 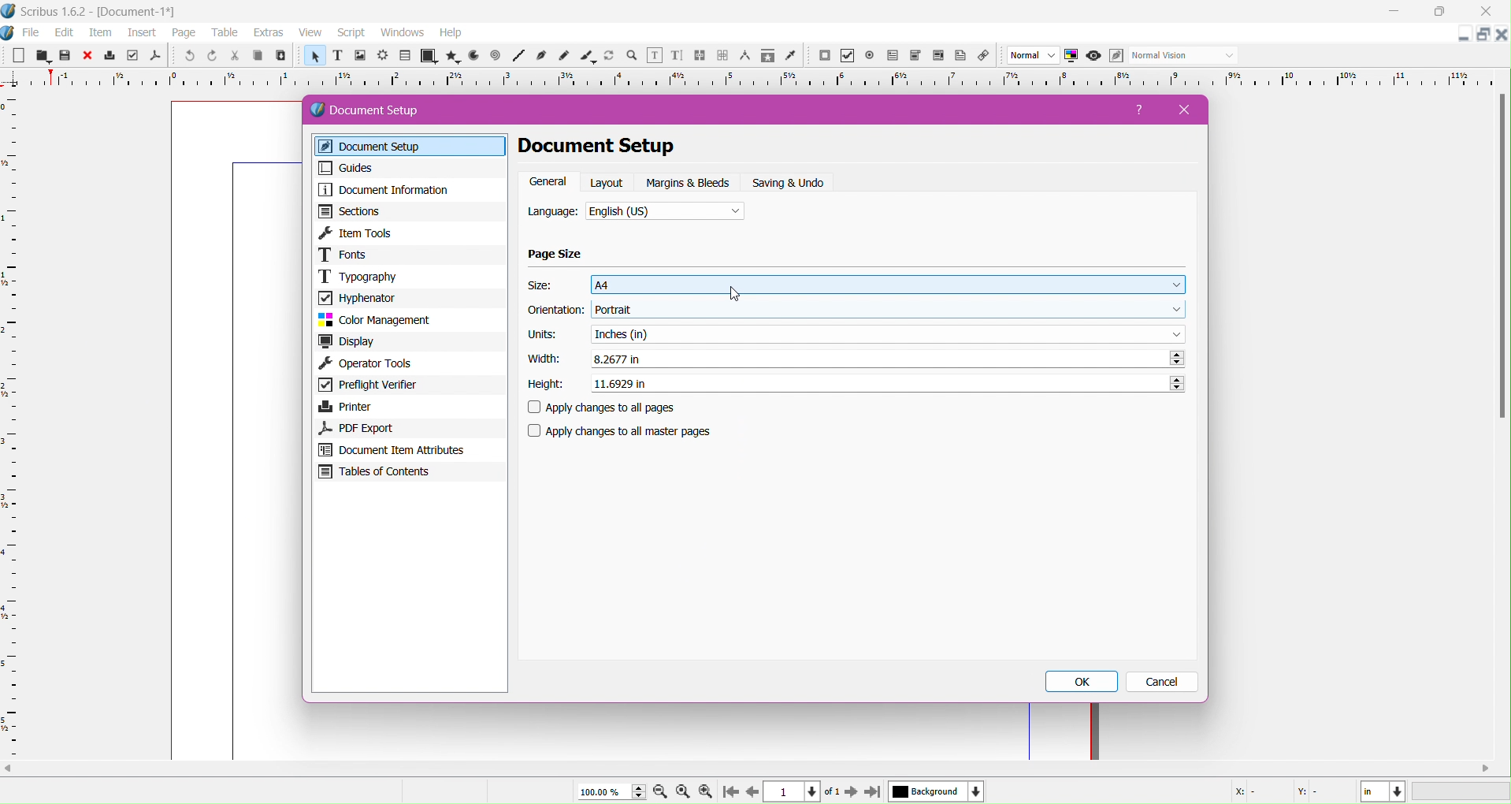 What do you see at coordinates (654, 56) in the screenshot?
I see `edit contents of frames` at bounding box center [654, 56].